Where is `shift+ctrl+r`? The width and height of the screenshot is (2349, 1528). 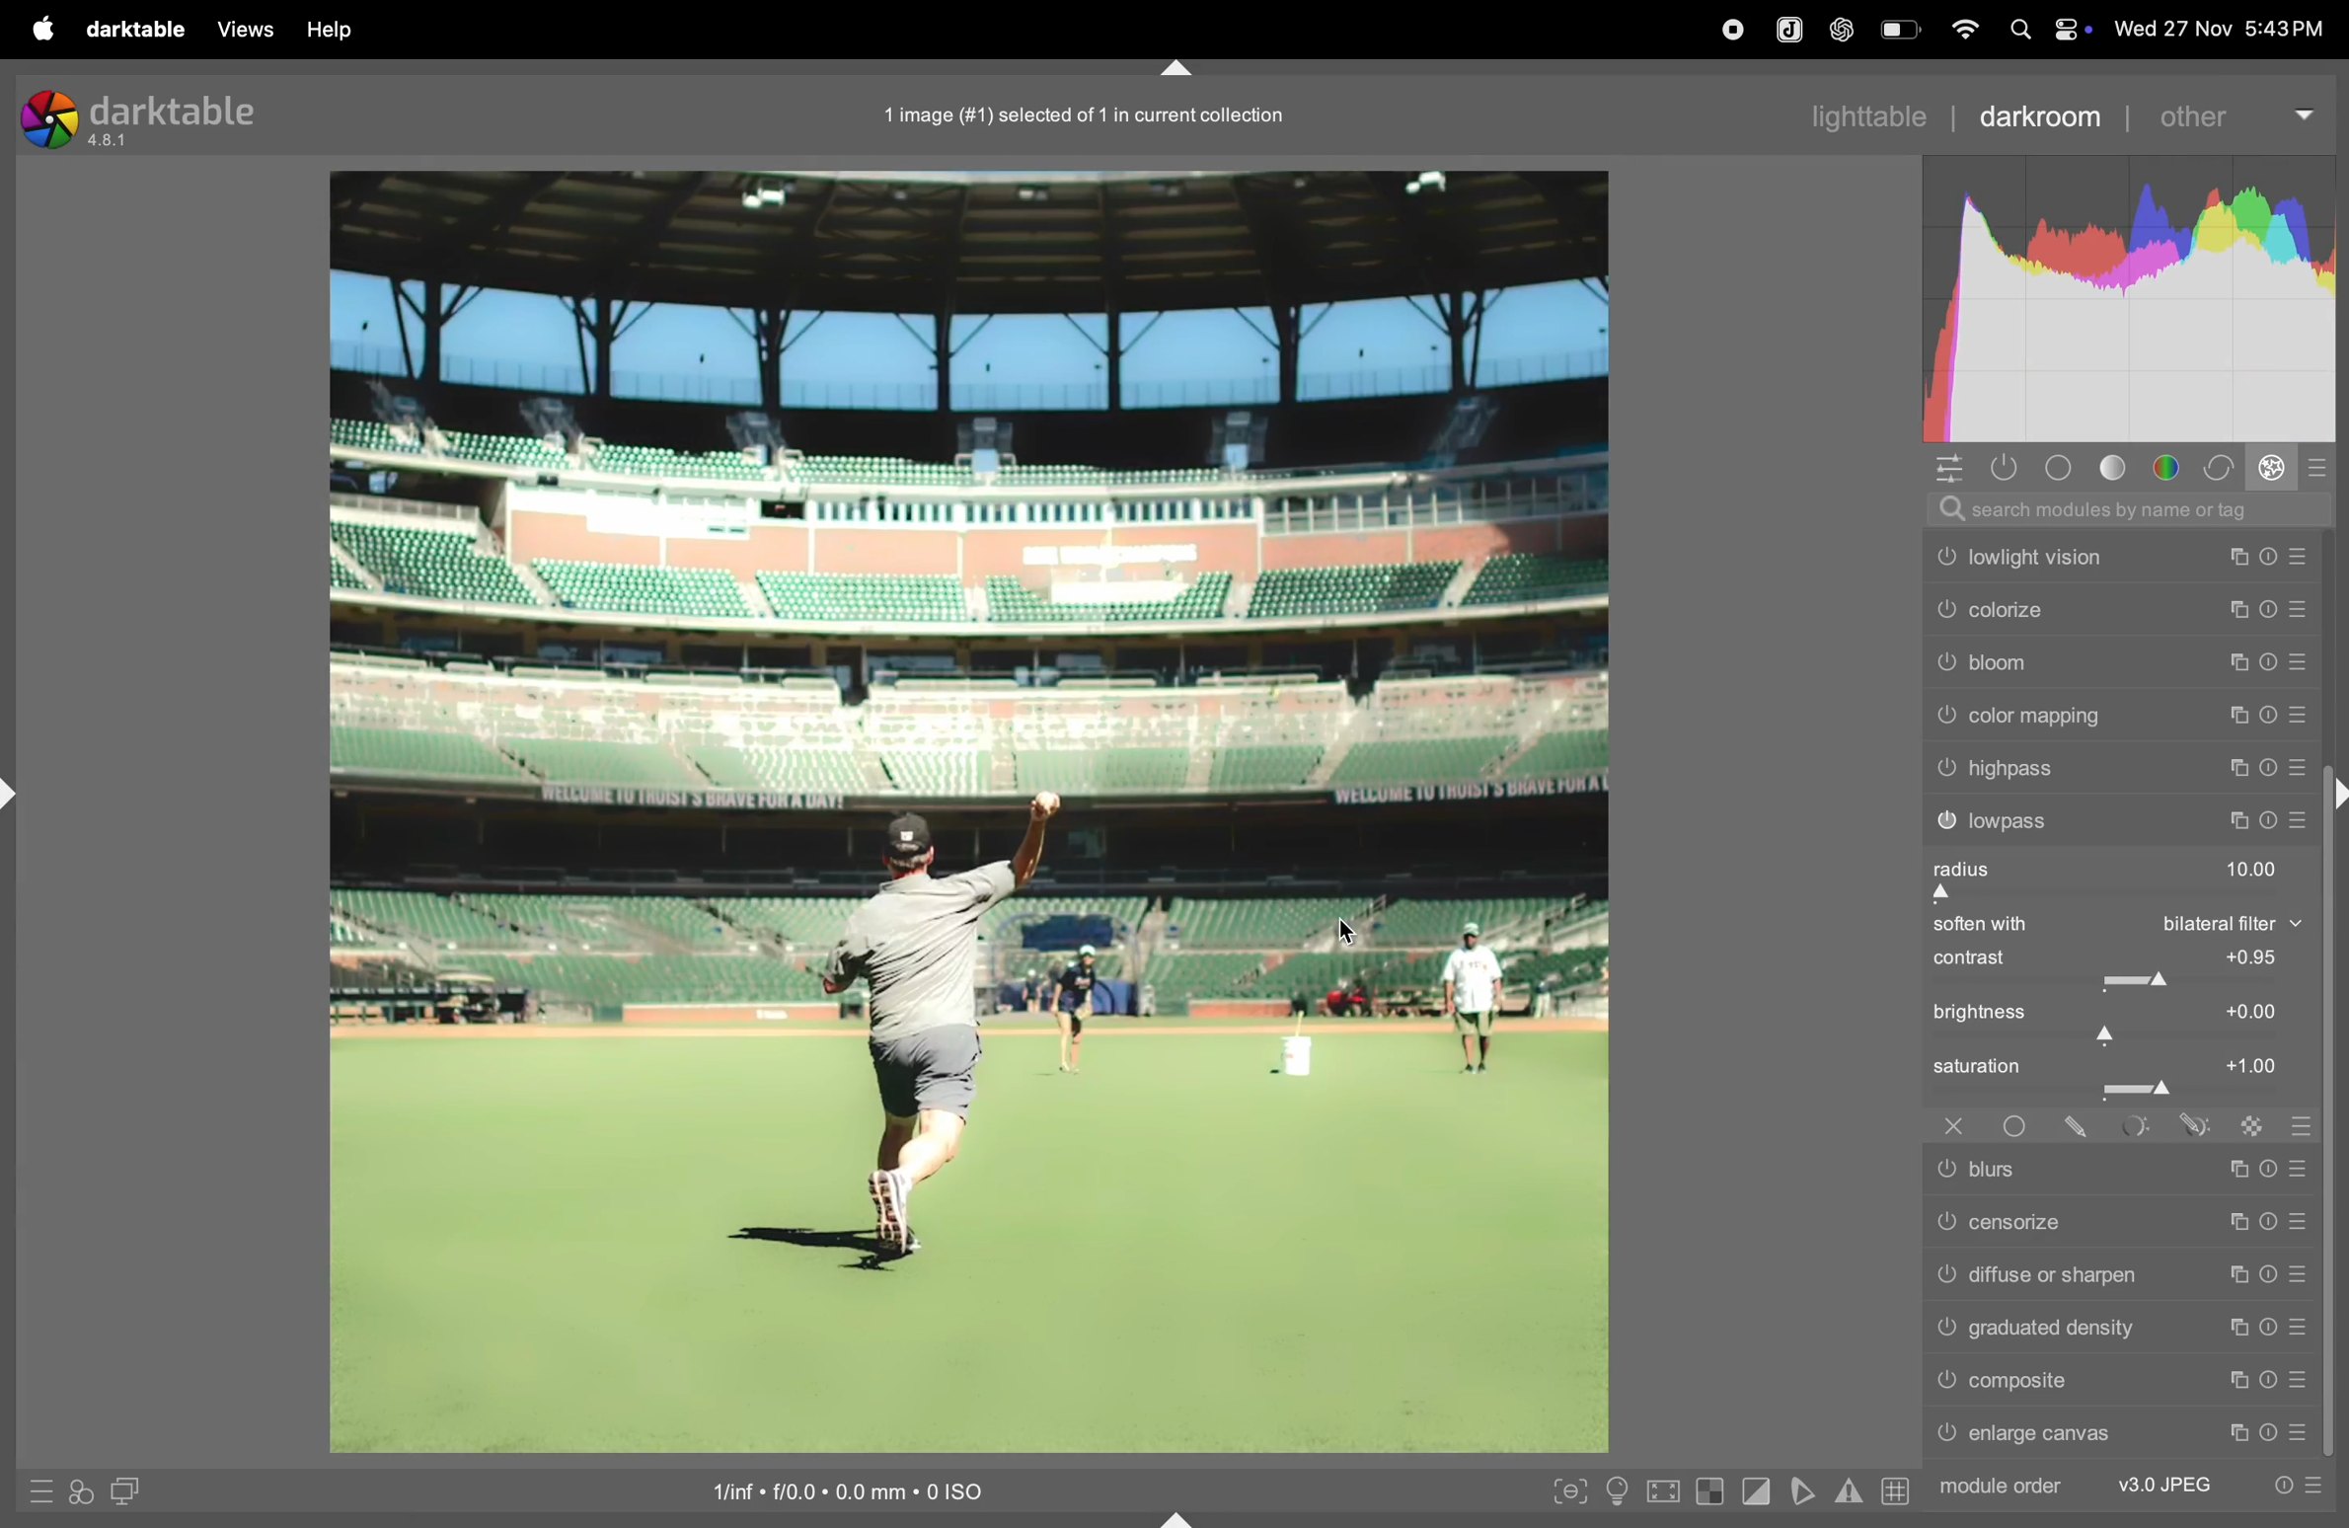
shift+ctrl+r is located at coordinates (2334, 799).